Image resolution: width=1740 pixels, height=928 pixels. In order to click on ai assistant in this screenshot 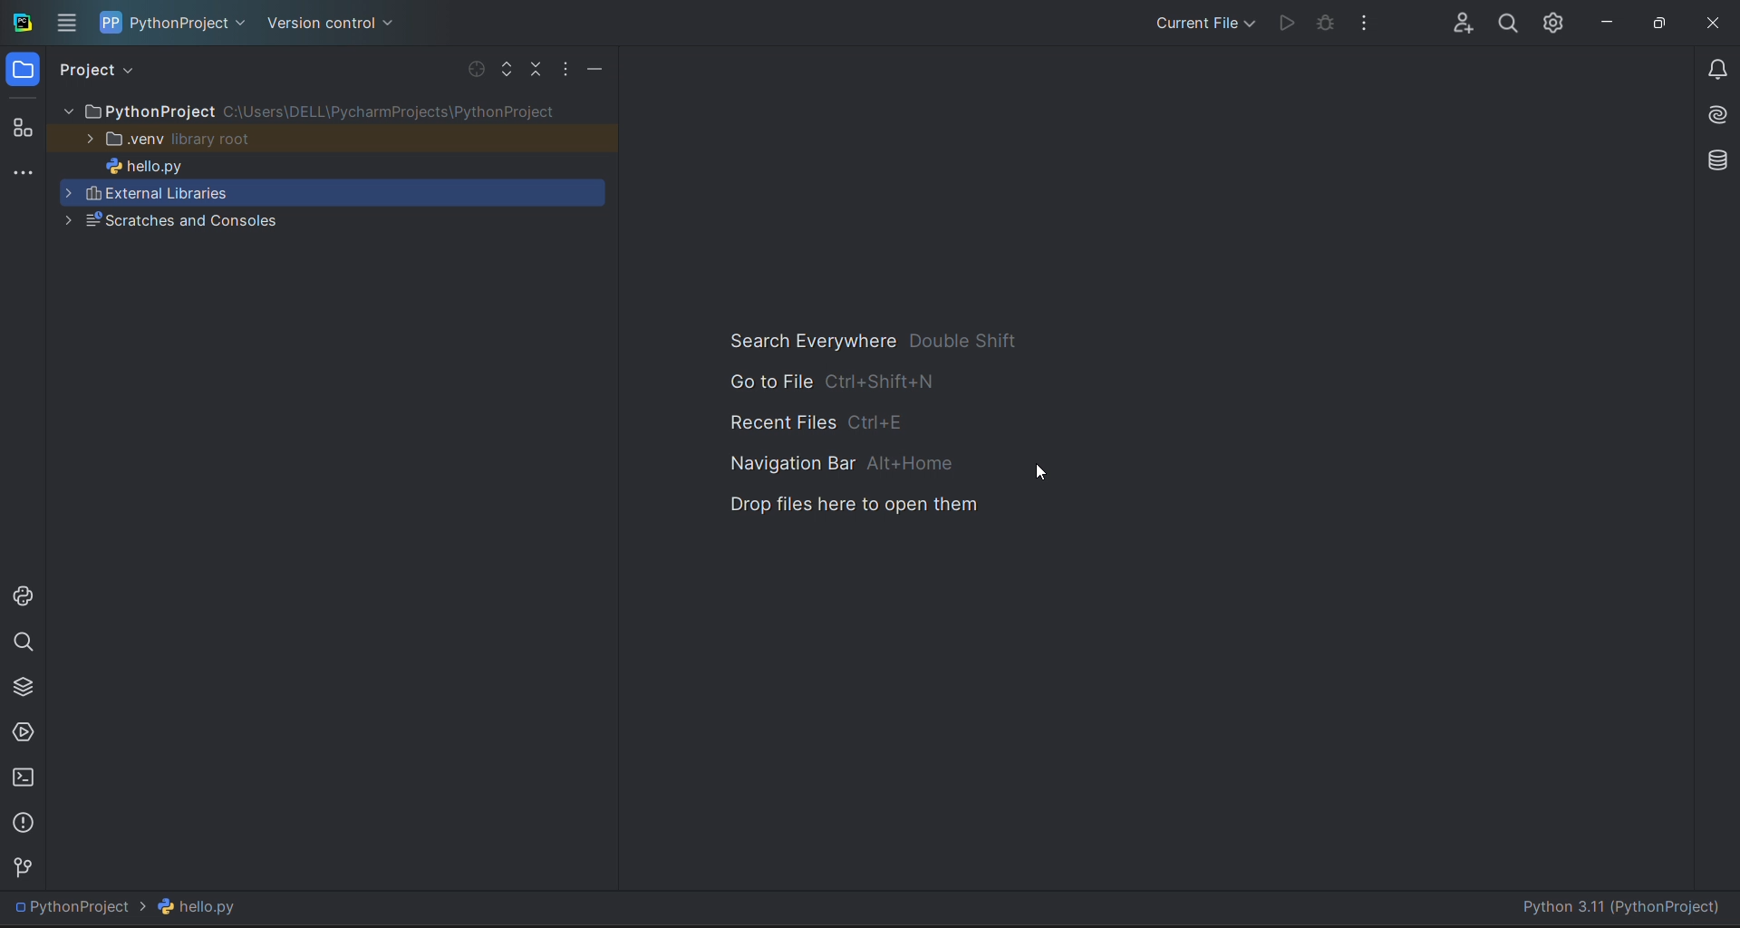, I will do `click(1718, 115)`.